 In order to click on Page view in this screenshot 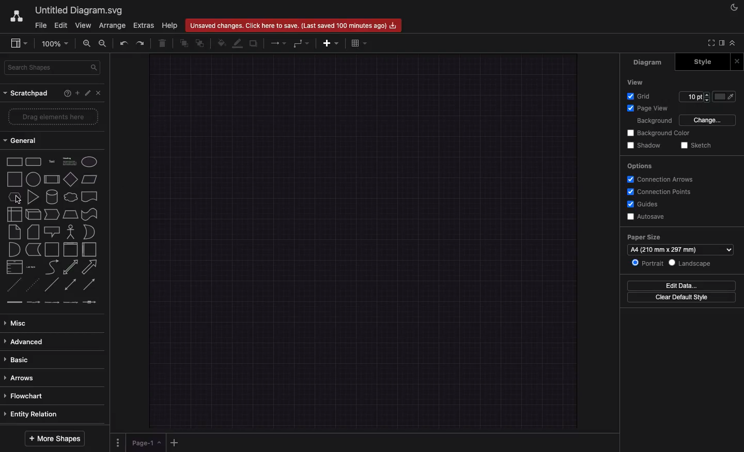, I will do `click(648, 108)`.